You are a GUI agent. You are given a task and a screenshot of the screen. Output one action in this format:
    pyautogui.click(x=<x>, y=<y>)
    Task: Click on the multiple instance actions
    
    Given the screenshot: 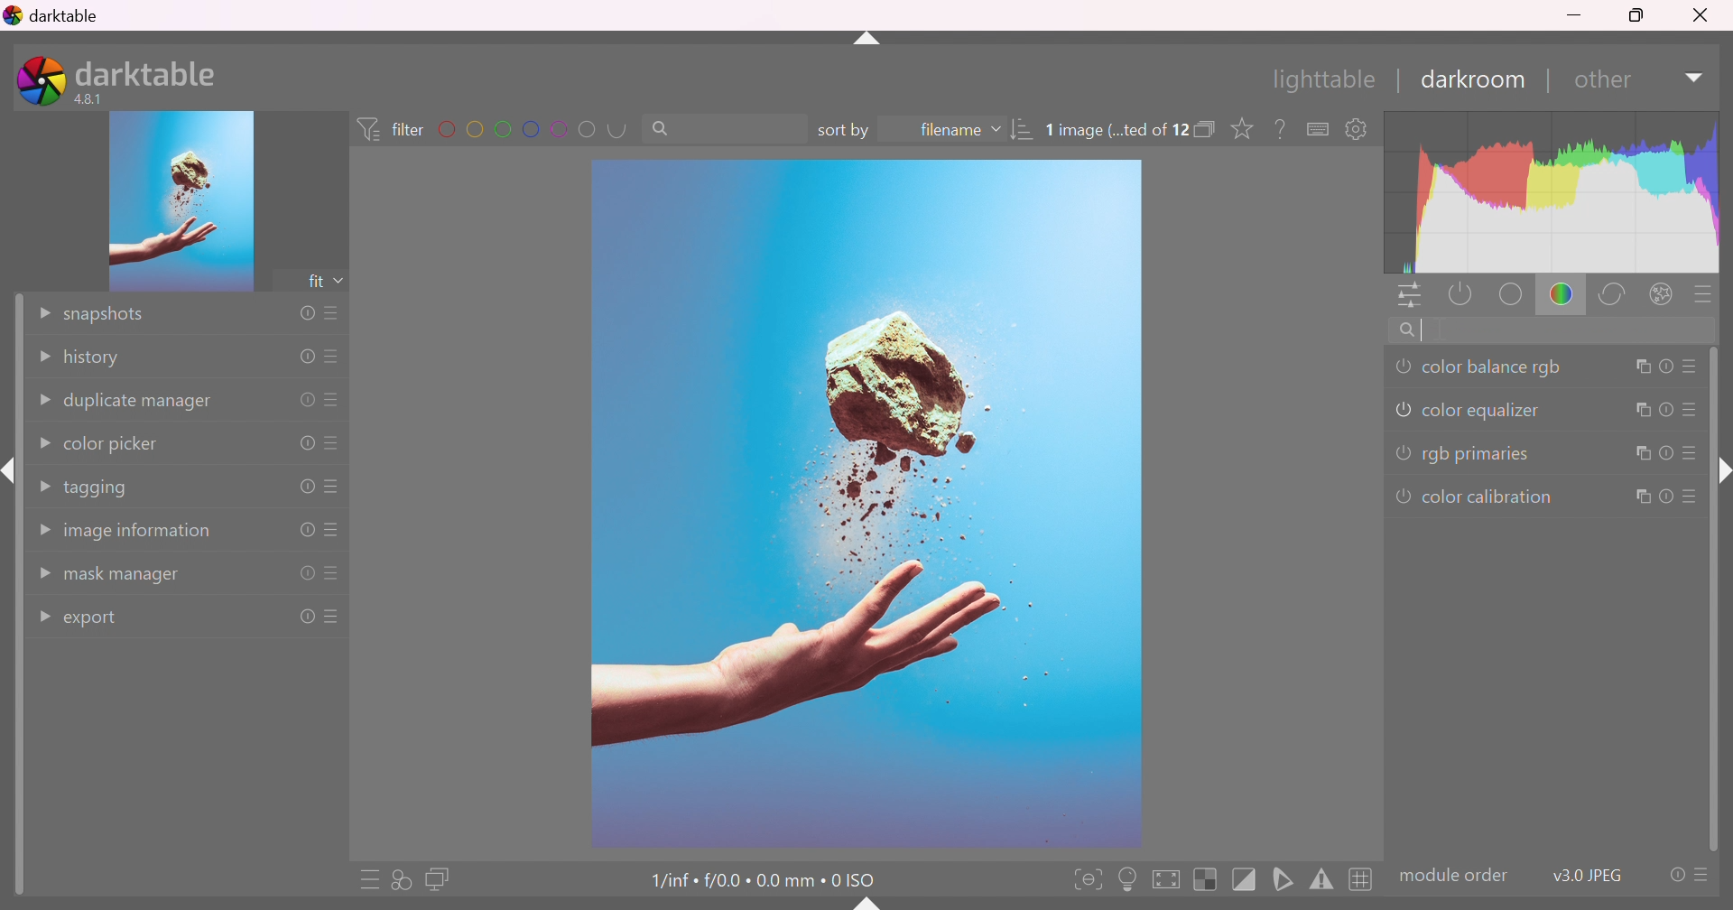 What is the action you would take?
    pyautogui.click(x=1639, y=412)
    